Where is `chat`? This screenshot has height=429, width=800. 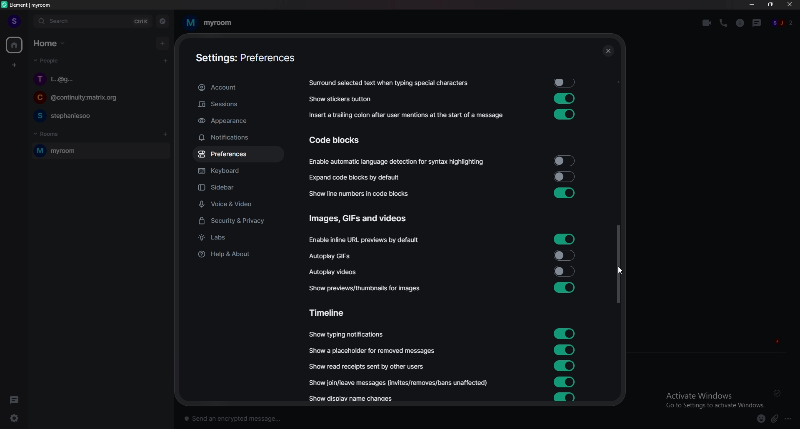
chat is located at coordinates (100, 79).